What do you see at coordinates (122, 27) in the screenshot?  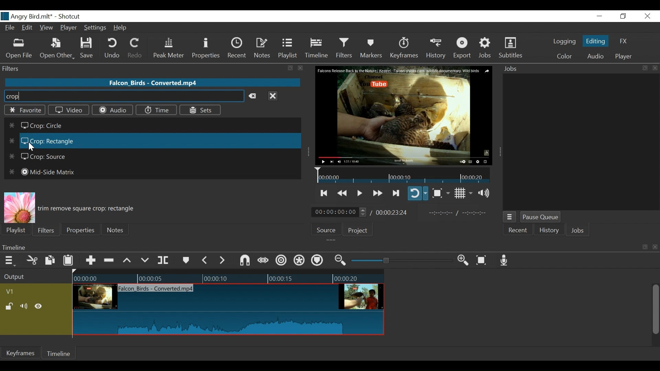 I see `Help` at bounding box center [122, 27].